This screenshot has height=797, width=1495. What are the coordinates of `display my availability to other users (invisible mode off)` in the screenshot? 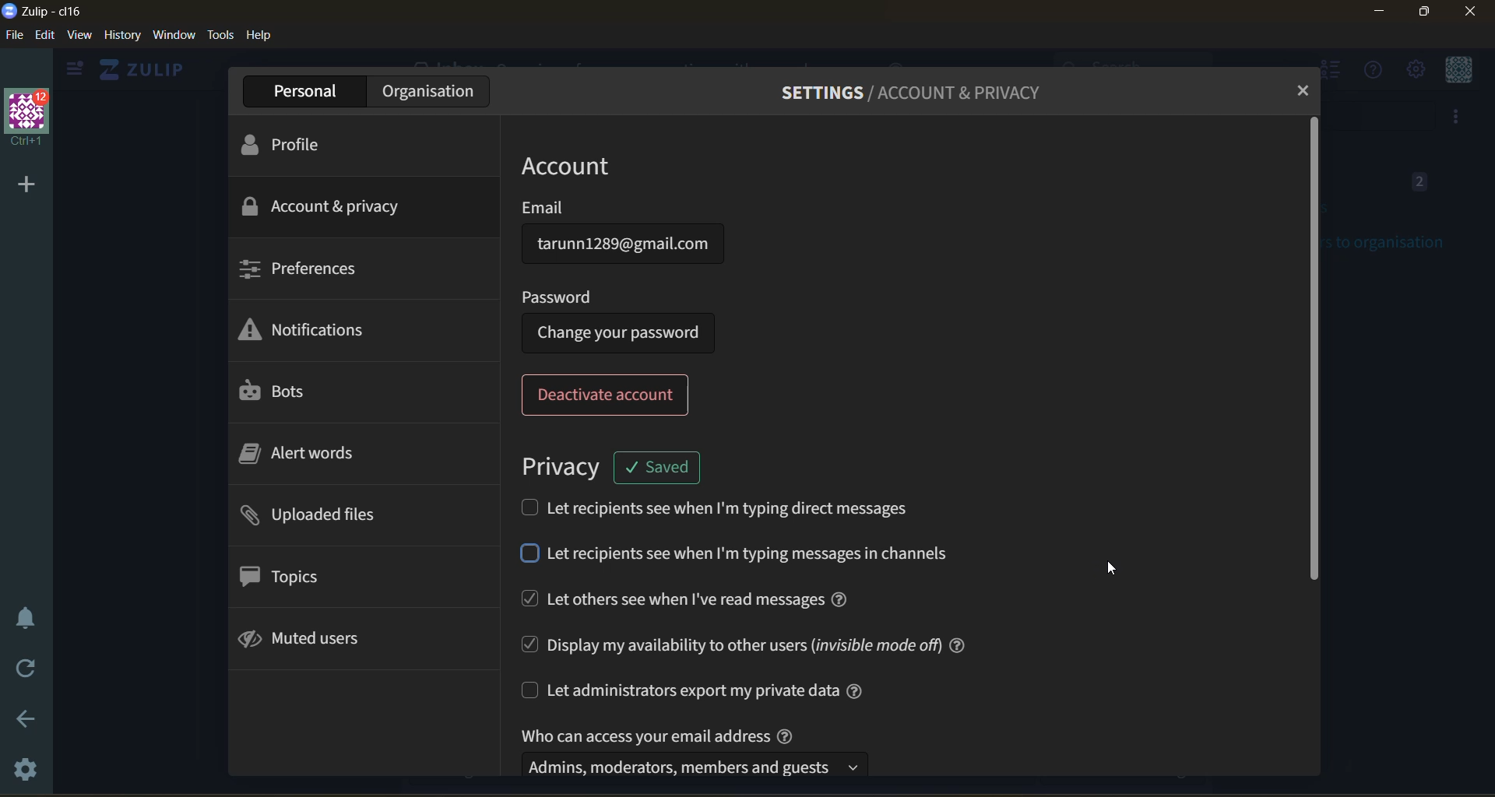 It's located at (743, 643).